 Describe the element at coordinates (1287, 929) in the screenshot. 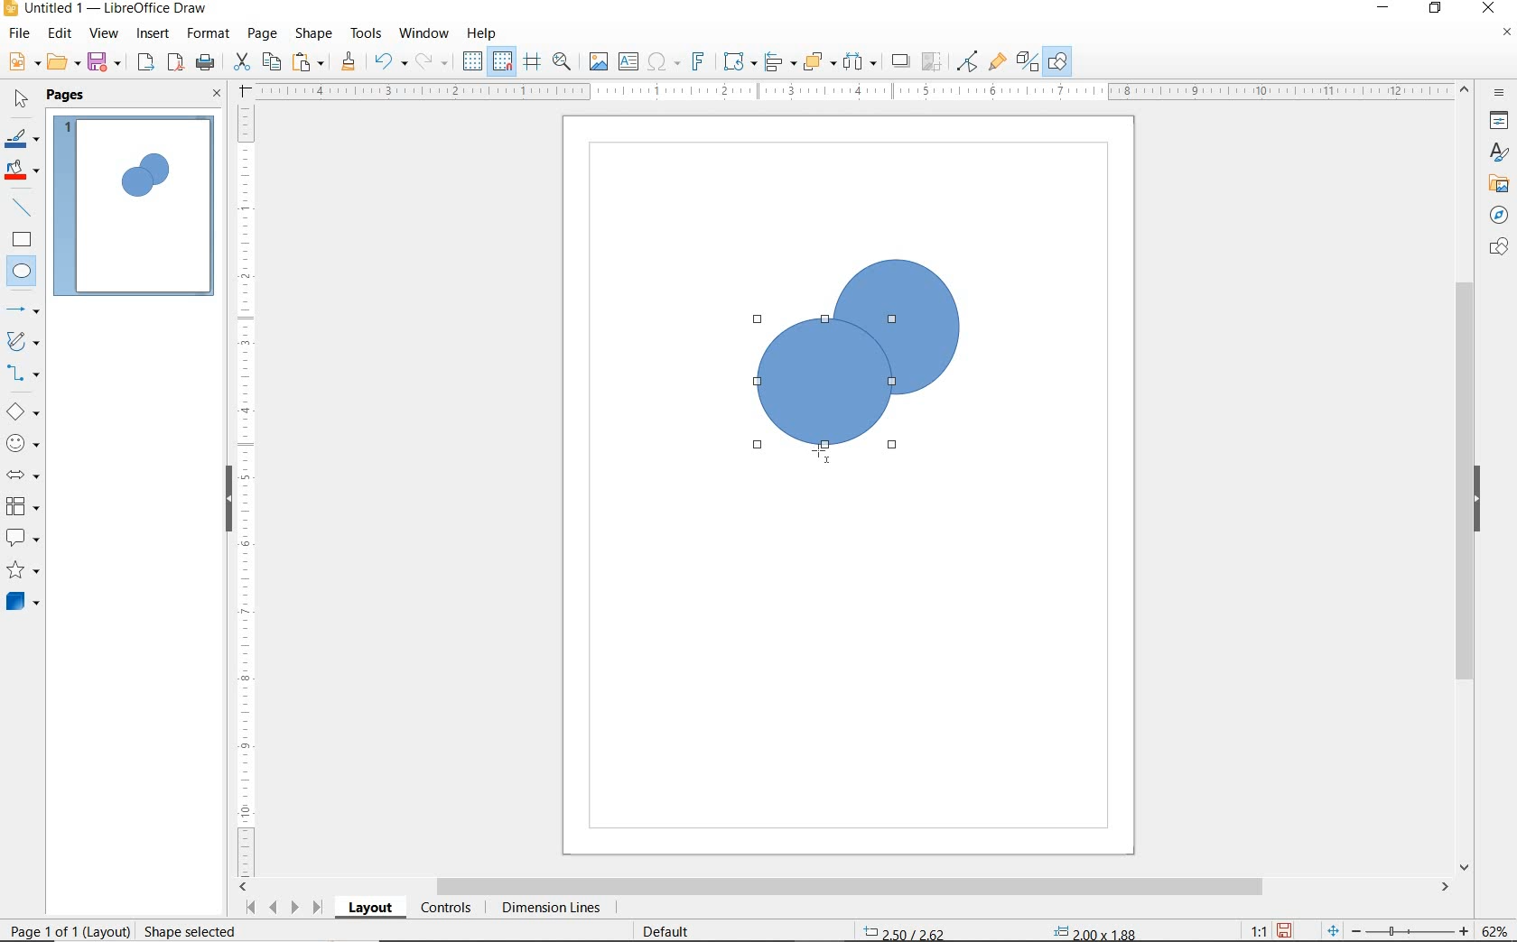

I see `SAVE` at that location.